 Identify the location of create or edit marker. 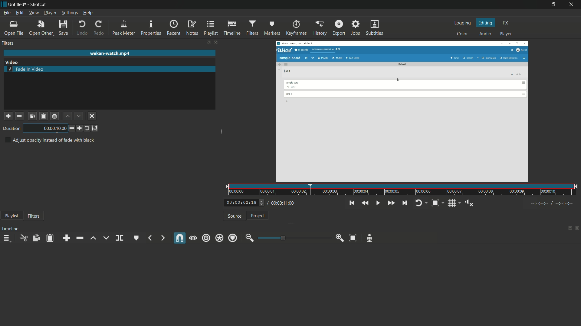
(136, 238).